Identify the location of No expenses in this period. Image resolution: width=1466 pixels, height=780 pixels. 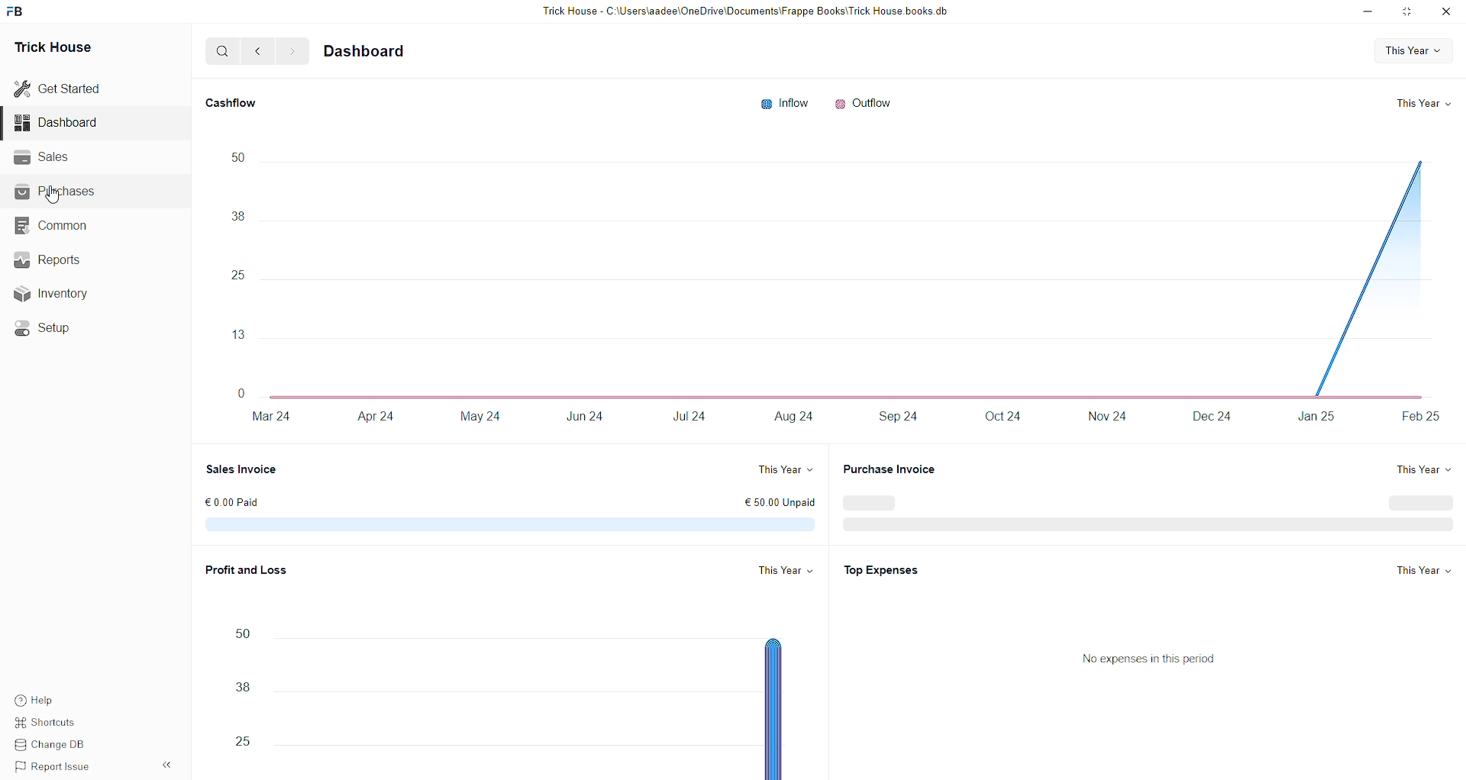
(1150, 657).